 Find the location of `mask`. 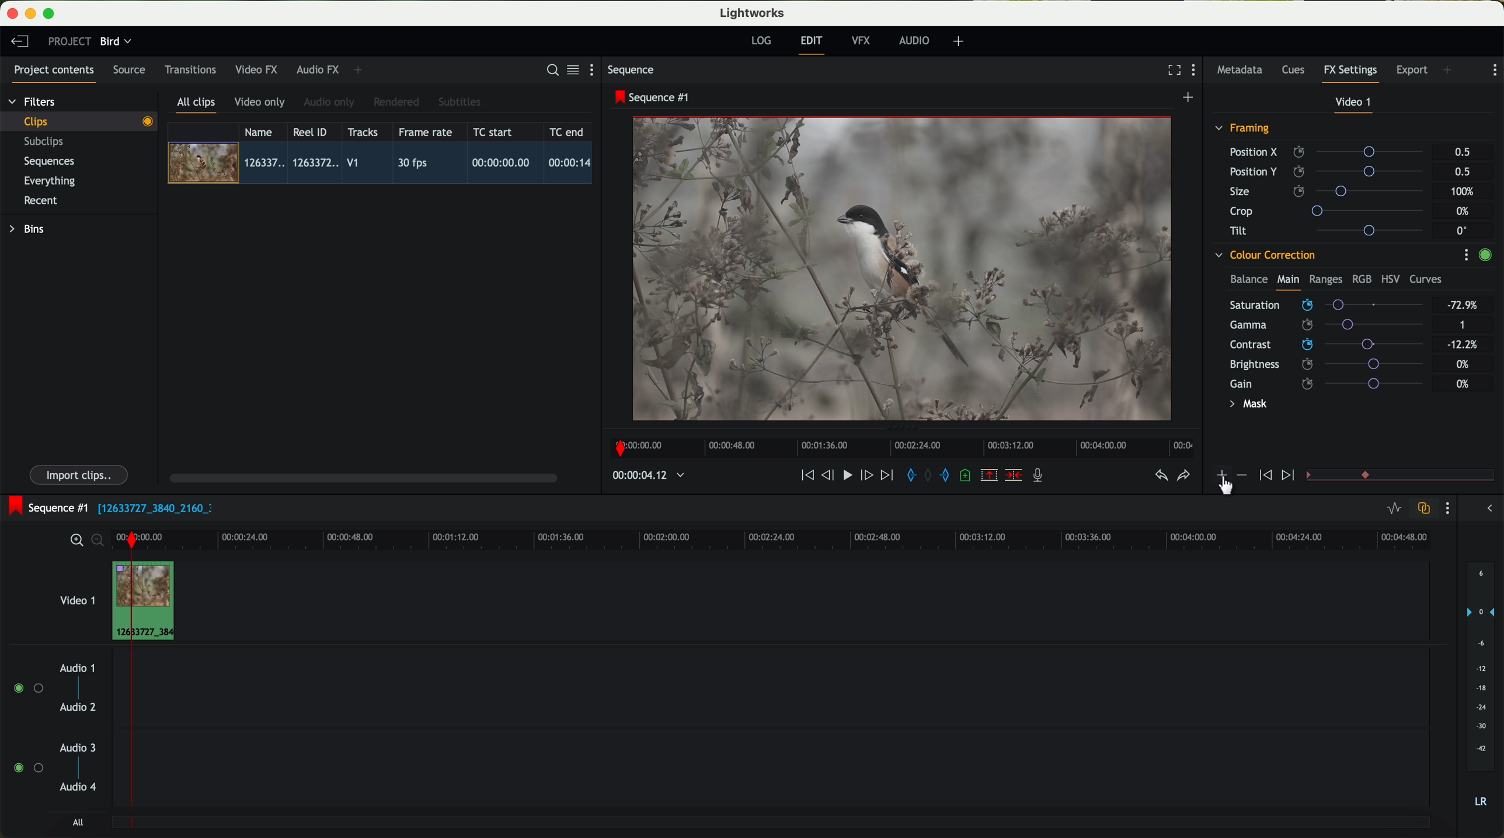

mask is located at coordinates (1246, 405).